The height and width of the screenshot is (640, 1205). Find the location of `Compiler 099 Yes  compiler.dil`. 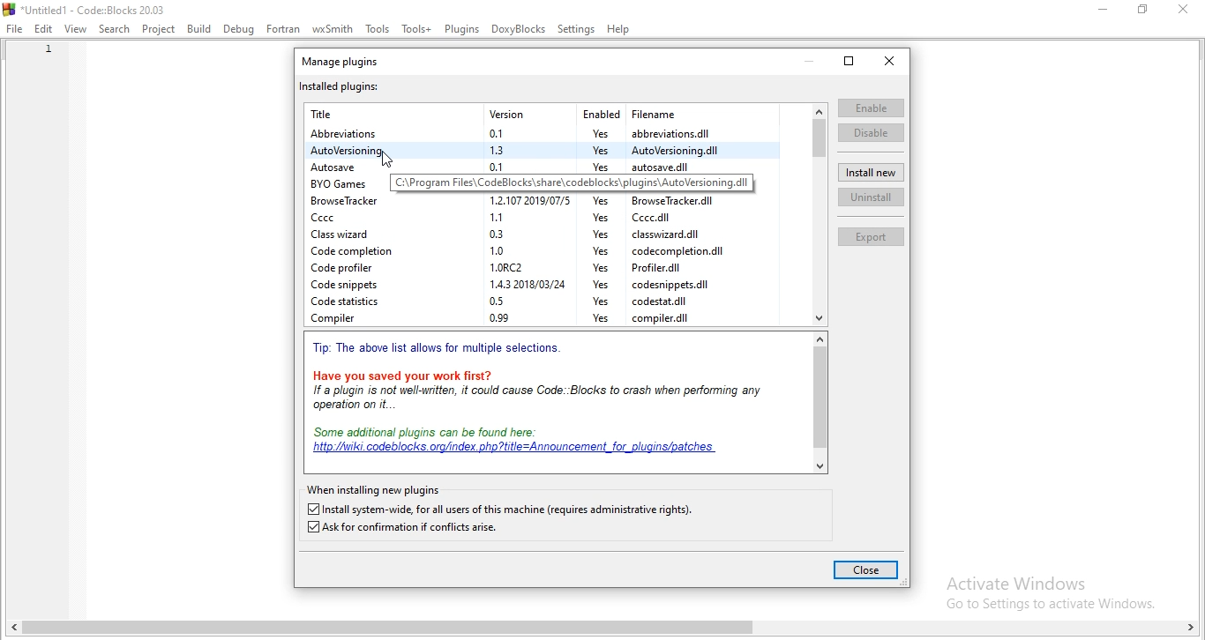

Compiler 099 Yes  compiler.dil is located at coordinates (519, 319).